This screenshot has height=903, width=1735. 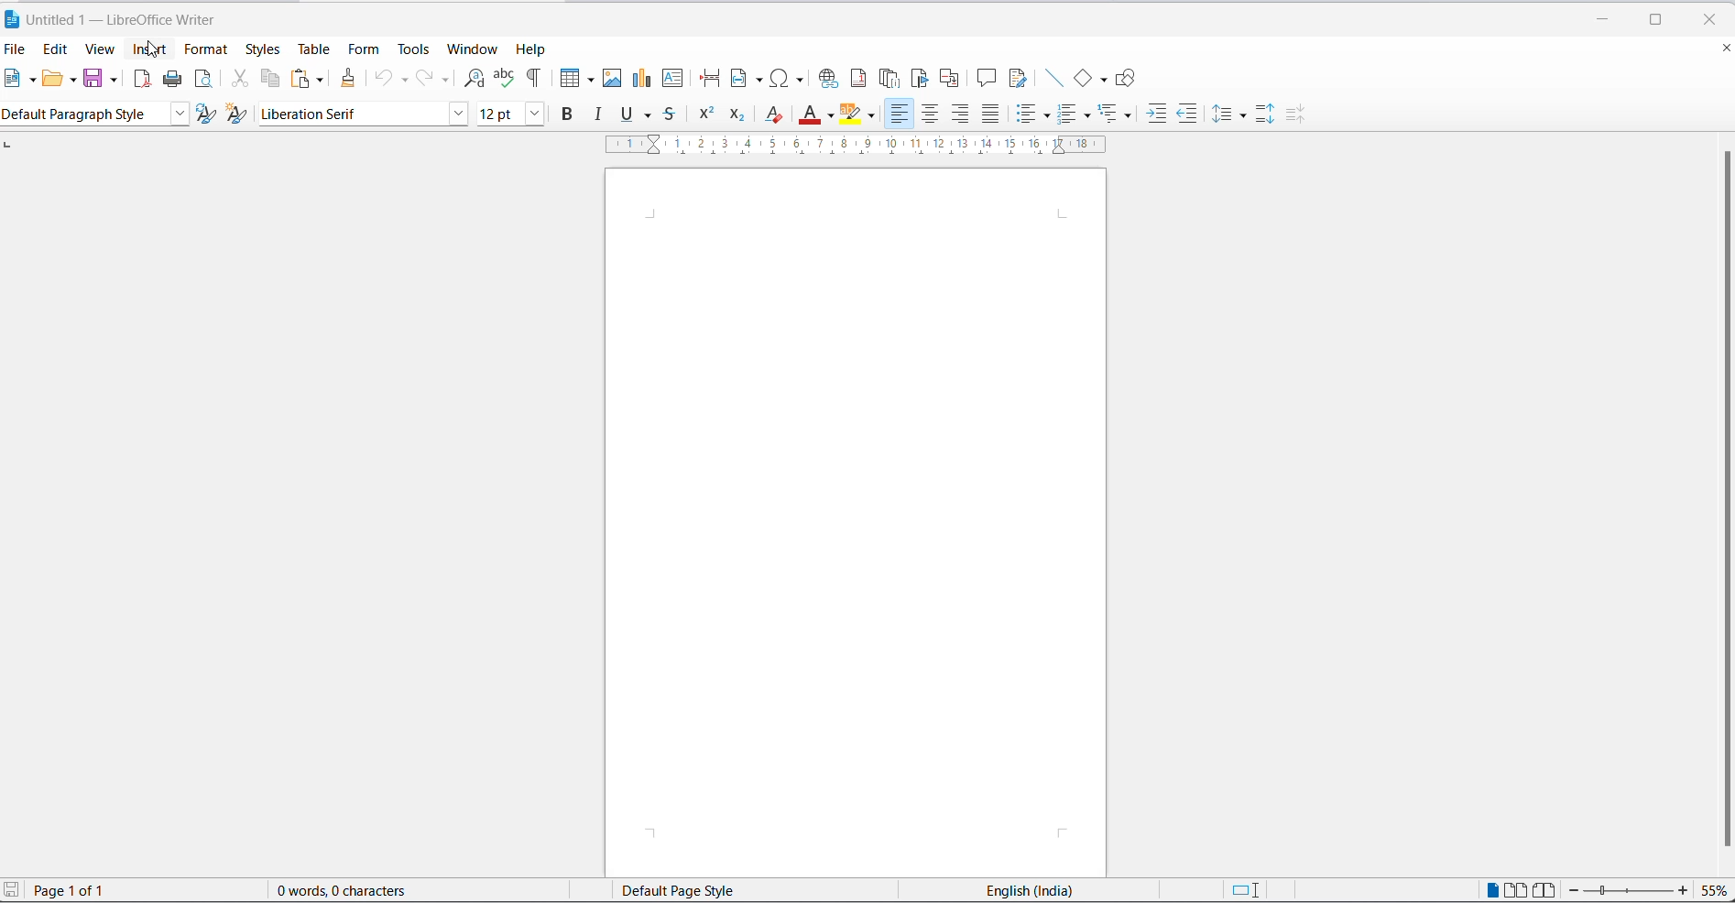 What do you see at coordinates (1049, 116) in the screenshot?
I see `toggle unordered list options` at bounding box center [1049, 116].